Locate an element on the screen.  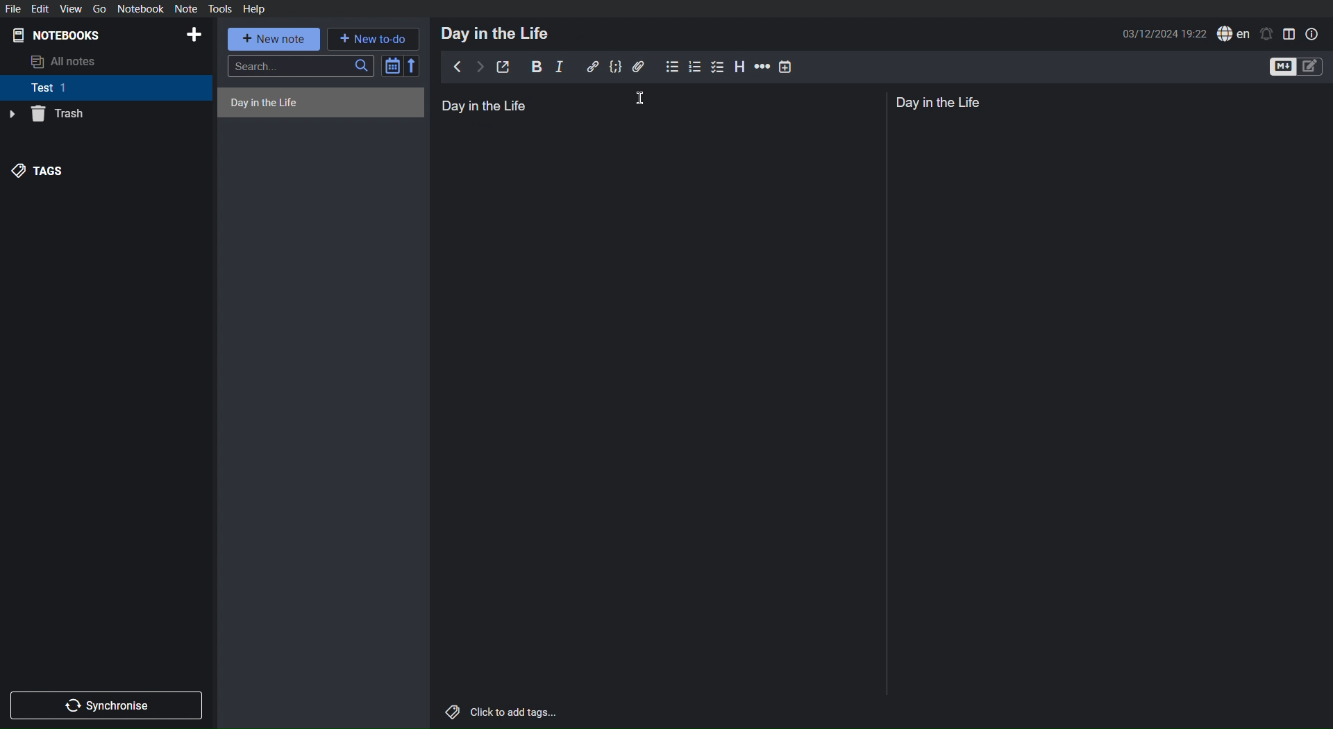
View is located at coordinates (71, 9).